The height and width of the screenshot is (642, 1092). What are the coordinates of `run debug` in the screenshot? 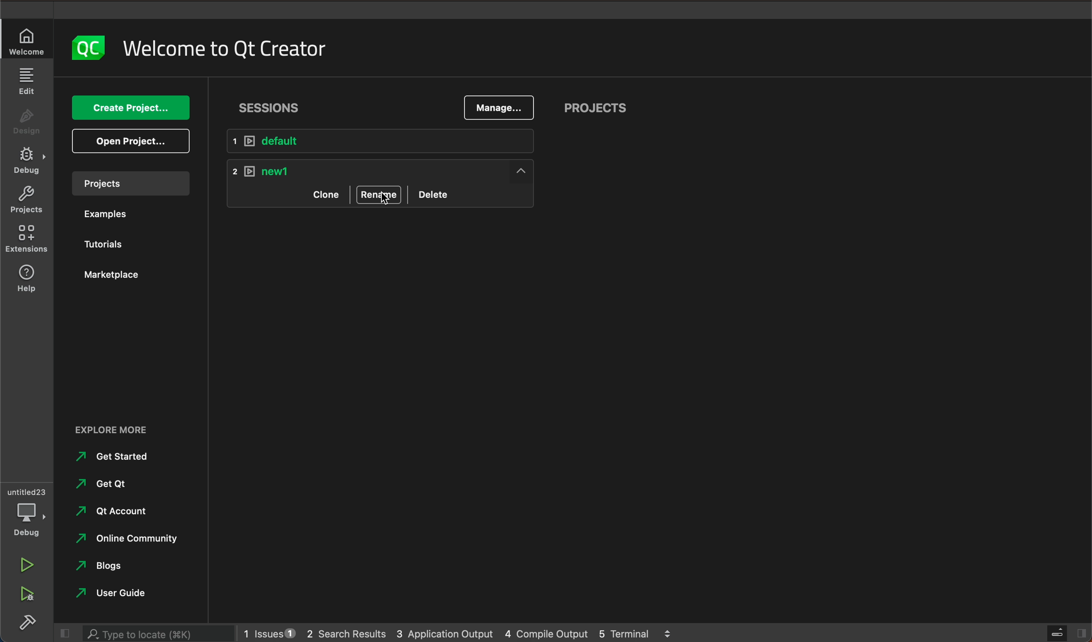 It's located at (24, 593).